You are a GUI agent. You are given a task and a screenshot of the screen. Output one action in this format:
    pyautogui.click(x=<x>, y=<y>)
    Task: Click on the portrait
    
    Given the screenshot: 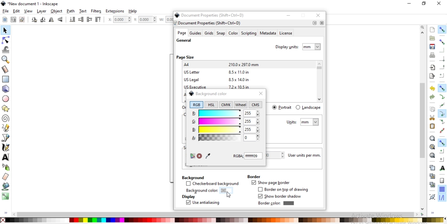 What is the action you would take?
    pyautogui.click(x=283, y=107)
    